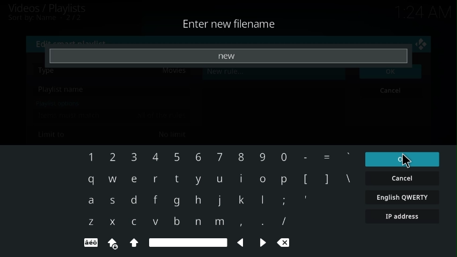  I want to click on ip address, so click(403, 217).